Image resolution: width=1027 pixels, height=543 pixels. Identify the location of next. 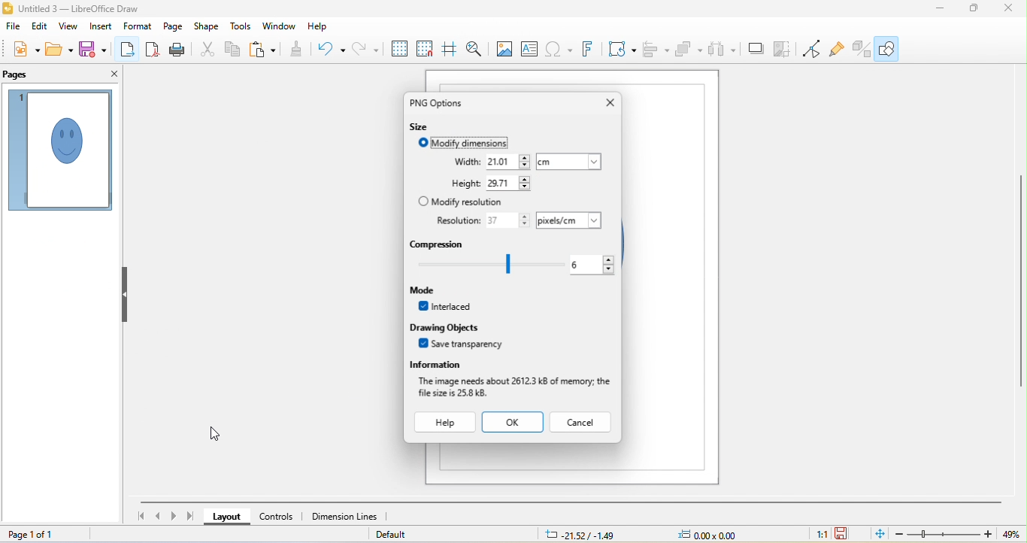
(174, 517).